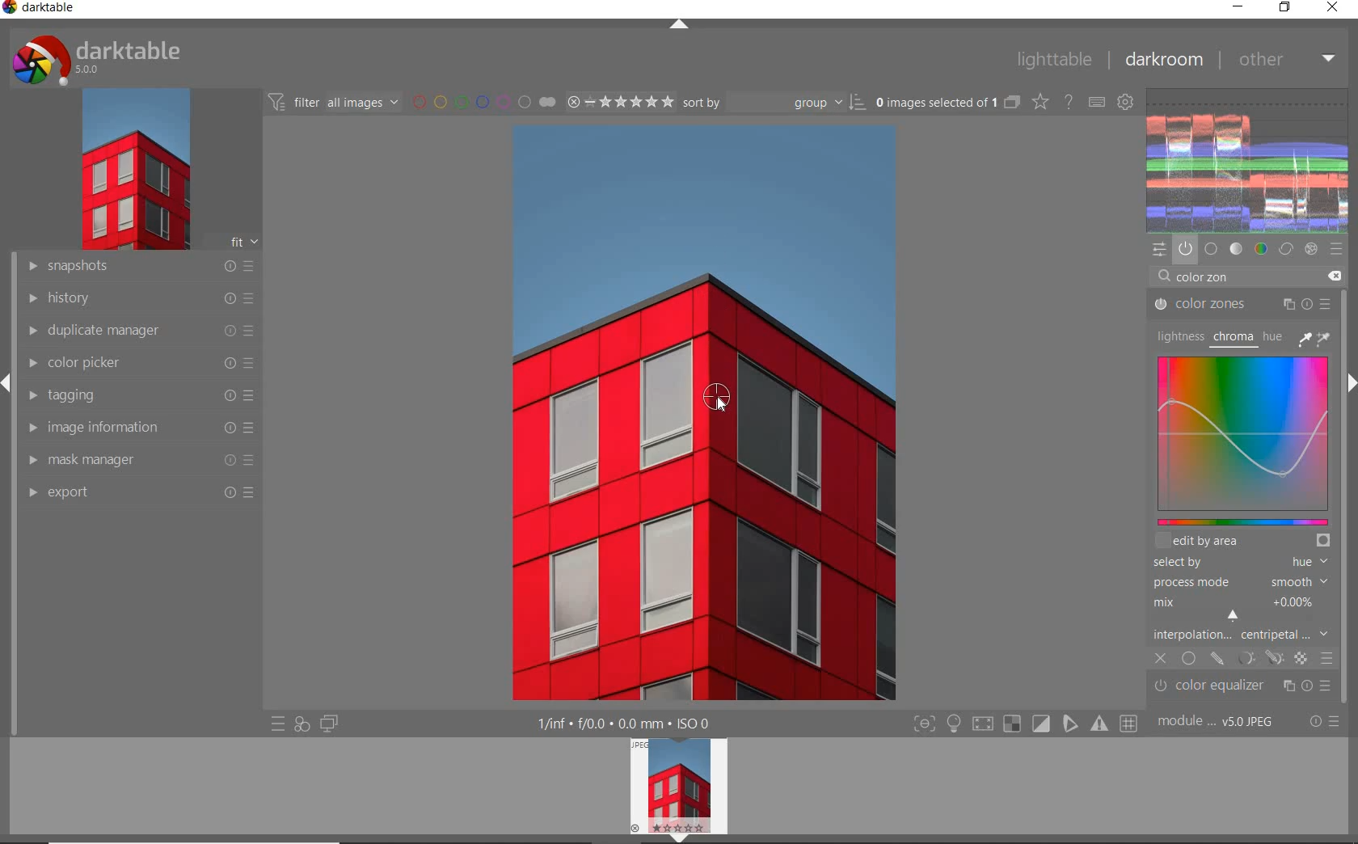 This screenshot has width=1358, height=844. I want to click on expand/collapse, so click(680, 25).